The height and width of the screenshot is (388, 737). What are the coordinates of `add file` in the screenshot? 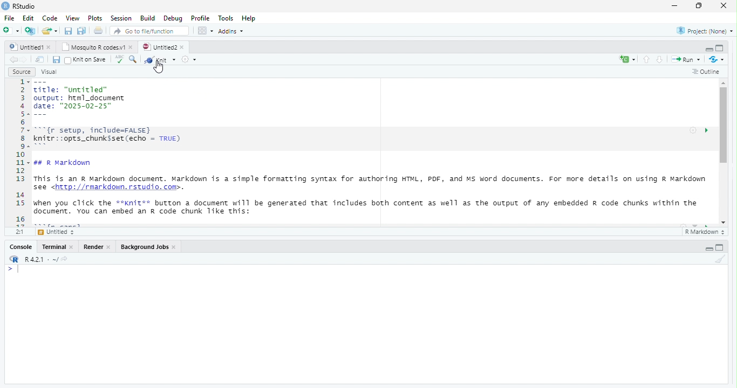 It's located at (31, 31).